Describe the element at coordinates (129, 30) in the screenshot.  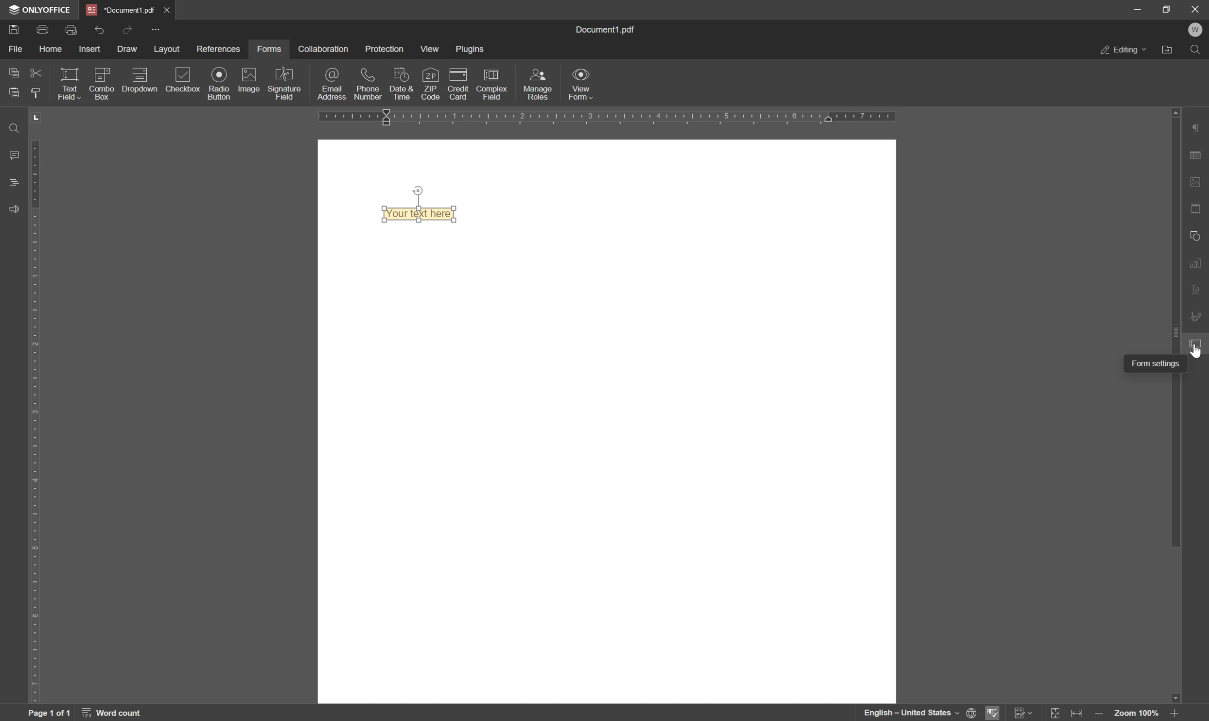
I see `redo` at that location.